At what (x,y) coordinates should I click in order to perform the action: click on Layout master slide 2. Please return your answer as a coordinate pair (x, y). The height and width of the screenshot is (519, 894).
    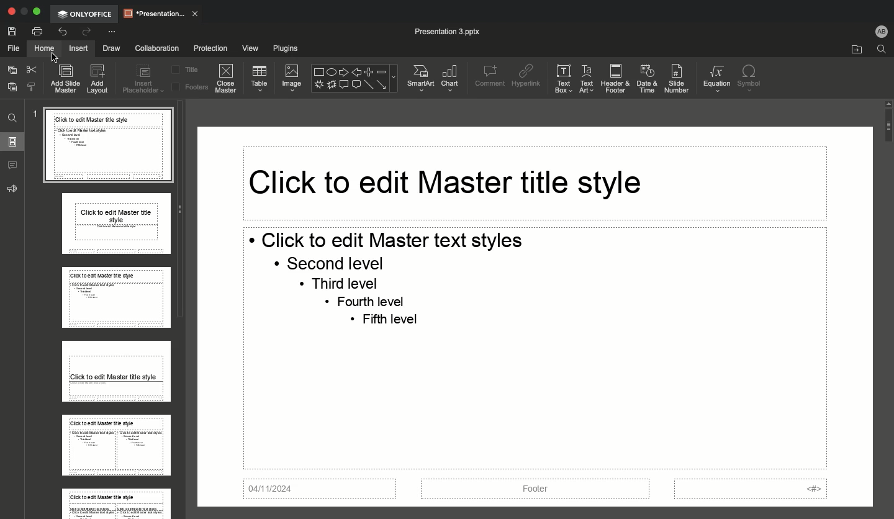
    Looking at the image, I should click on (117, 226).